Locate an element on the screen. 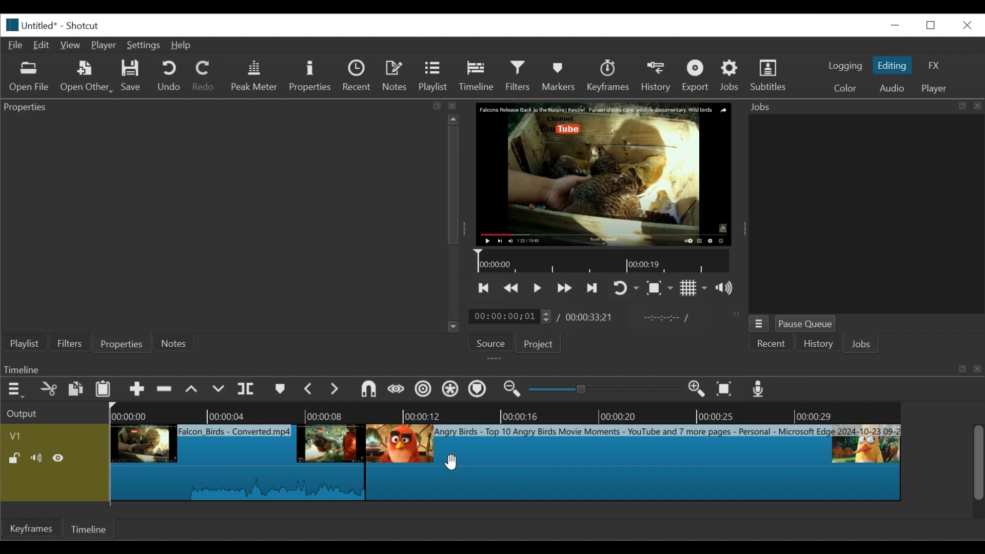 This screenshot has width=985, height=554. Split at Playhead is located at coordinates (248, 388).